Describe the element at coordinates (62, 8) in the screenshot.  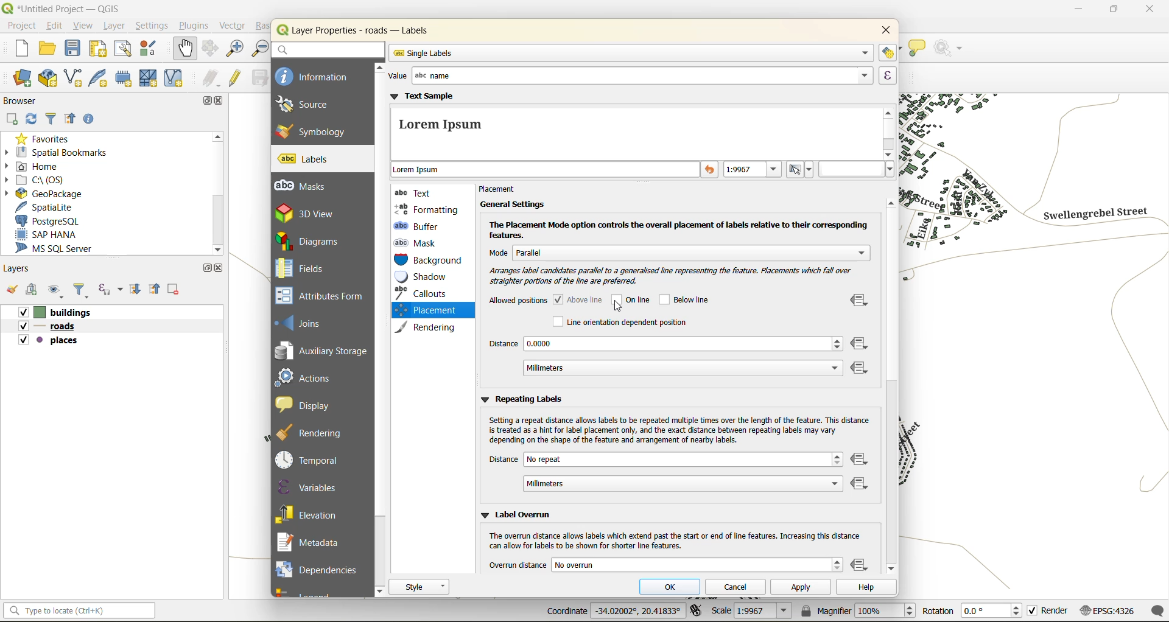
I see `file name and app name` at that location.